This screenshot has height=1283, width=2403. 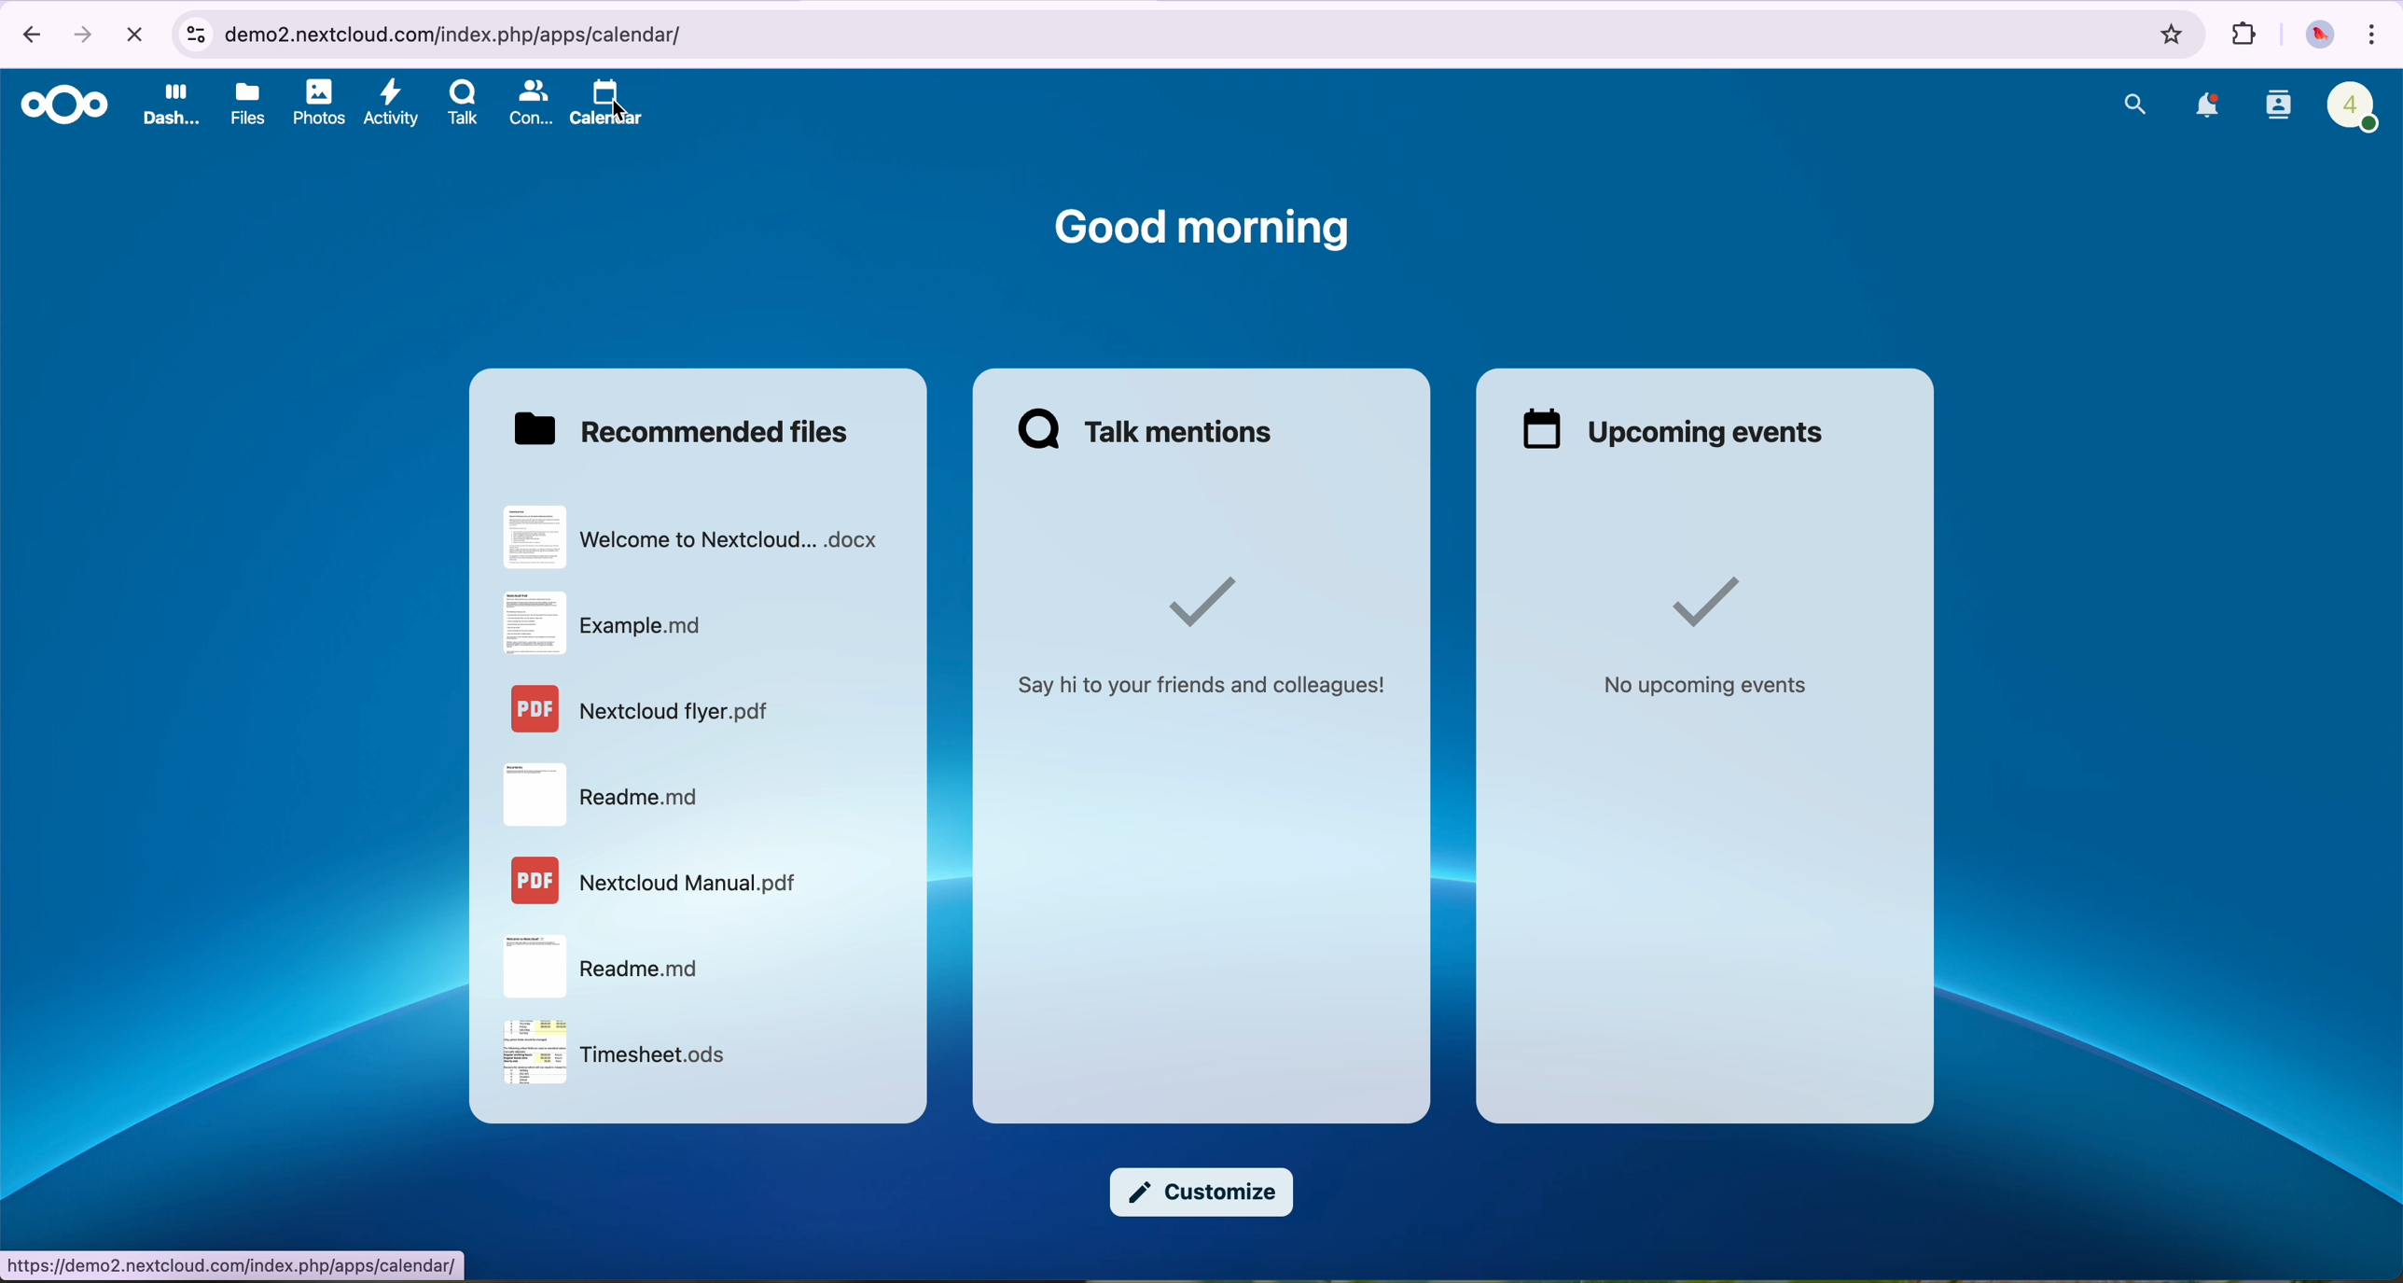 I want to click on file, so click(x=614, y=1053).